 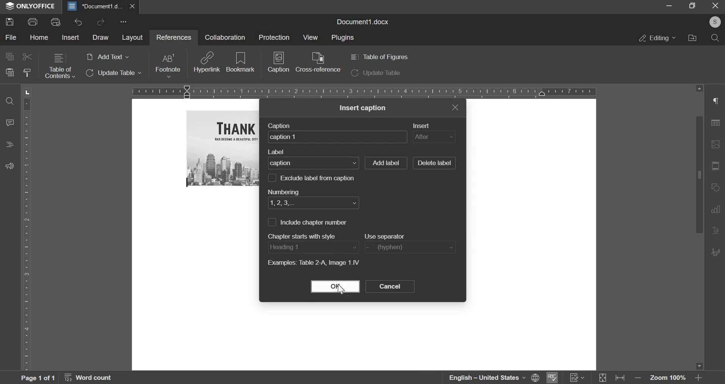 What do you see at coordinates (9, 165) in the screenshot?
I see `feedback` at bounding box center [9, 165].